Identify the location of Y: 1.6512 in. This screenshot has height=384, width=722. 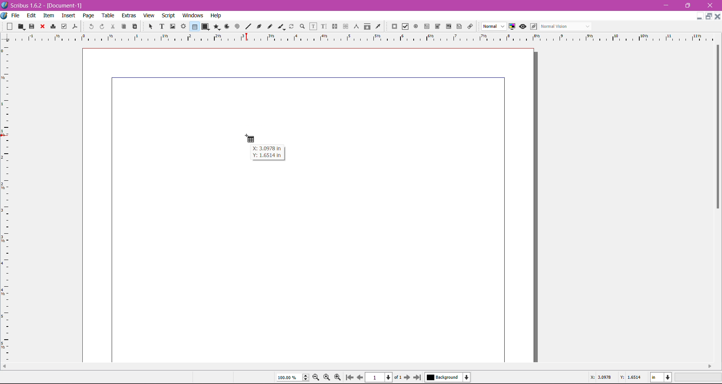
(266, 156).